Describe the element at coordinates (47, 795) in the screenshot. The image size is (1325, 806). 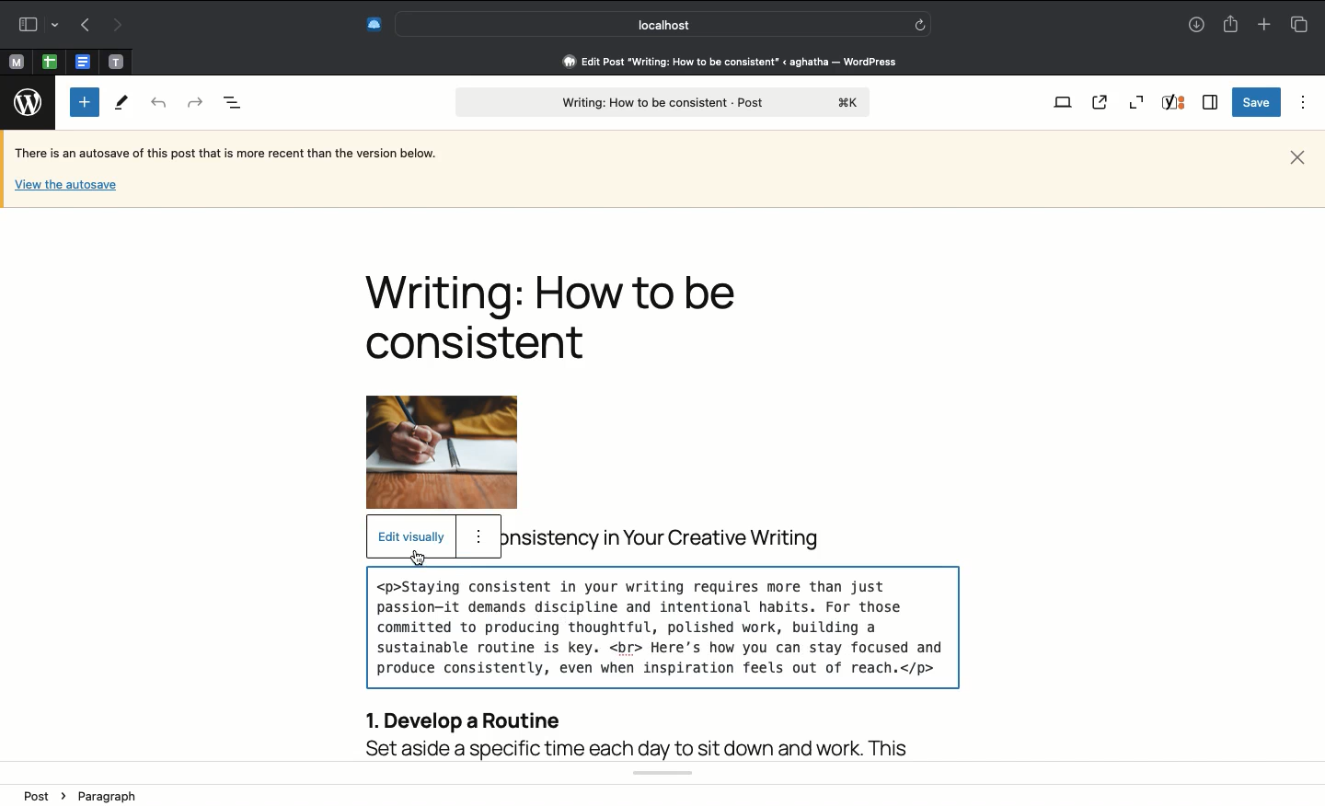
I see `Post` at that location.